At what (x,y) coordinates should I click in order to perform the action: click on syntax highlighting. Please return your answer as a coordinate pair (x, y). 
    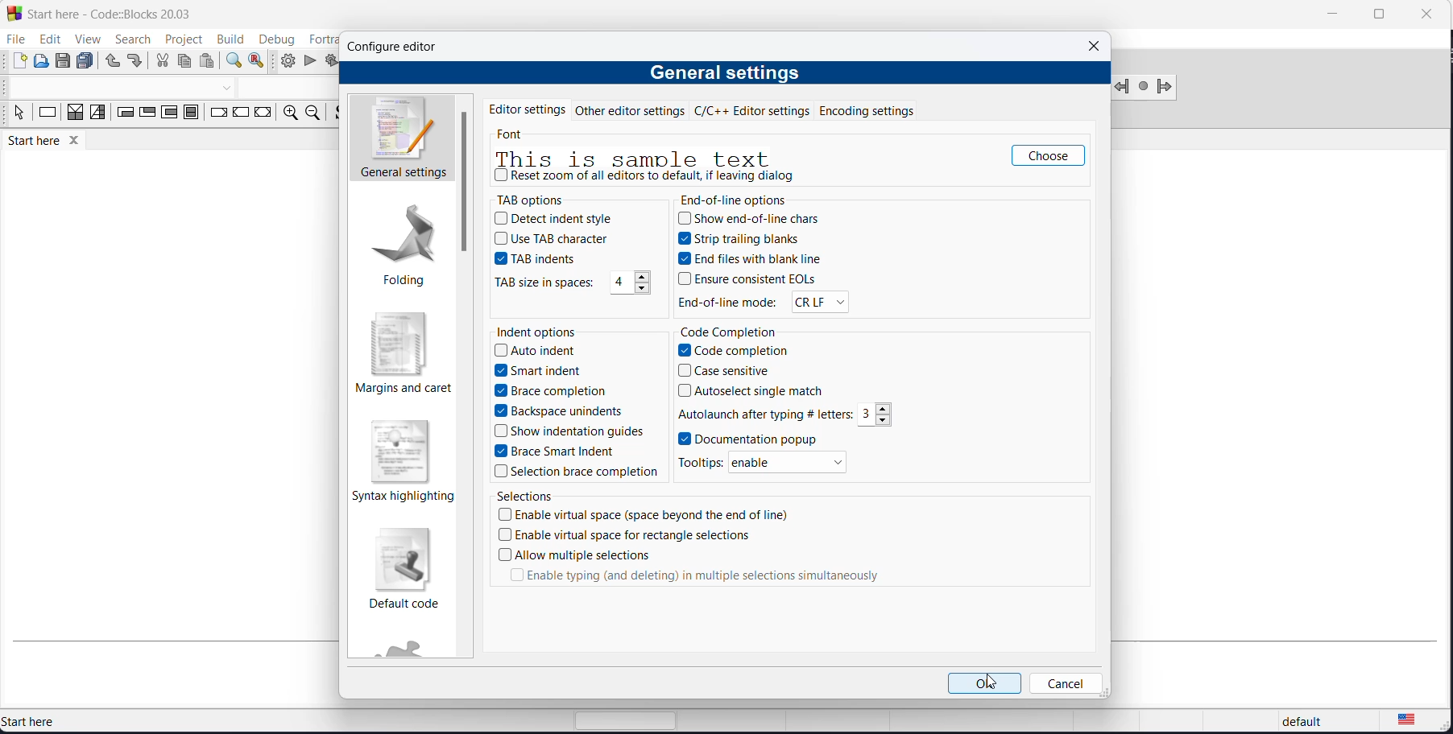
    Looking at the image, I should click on (399, 460).